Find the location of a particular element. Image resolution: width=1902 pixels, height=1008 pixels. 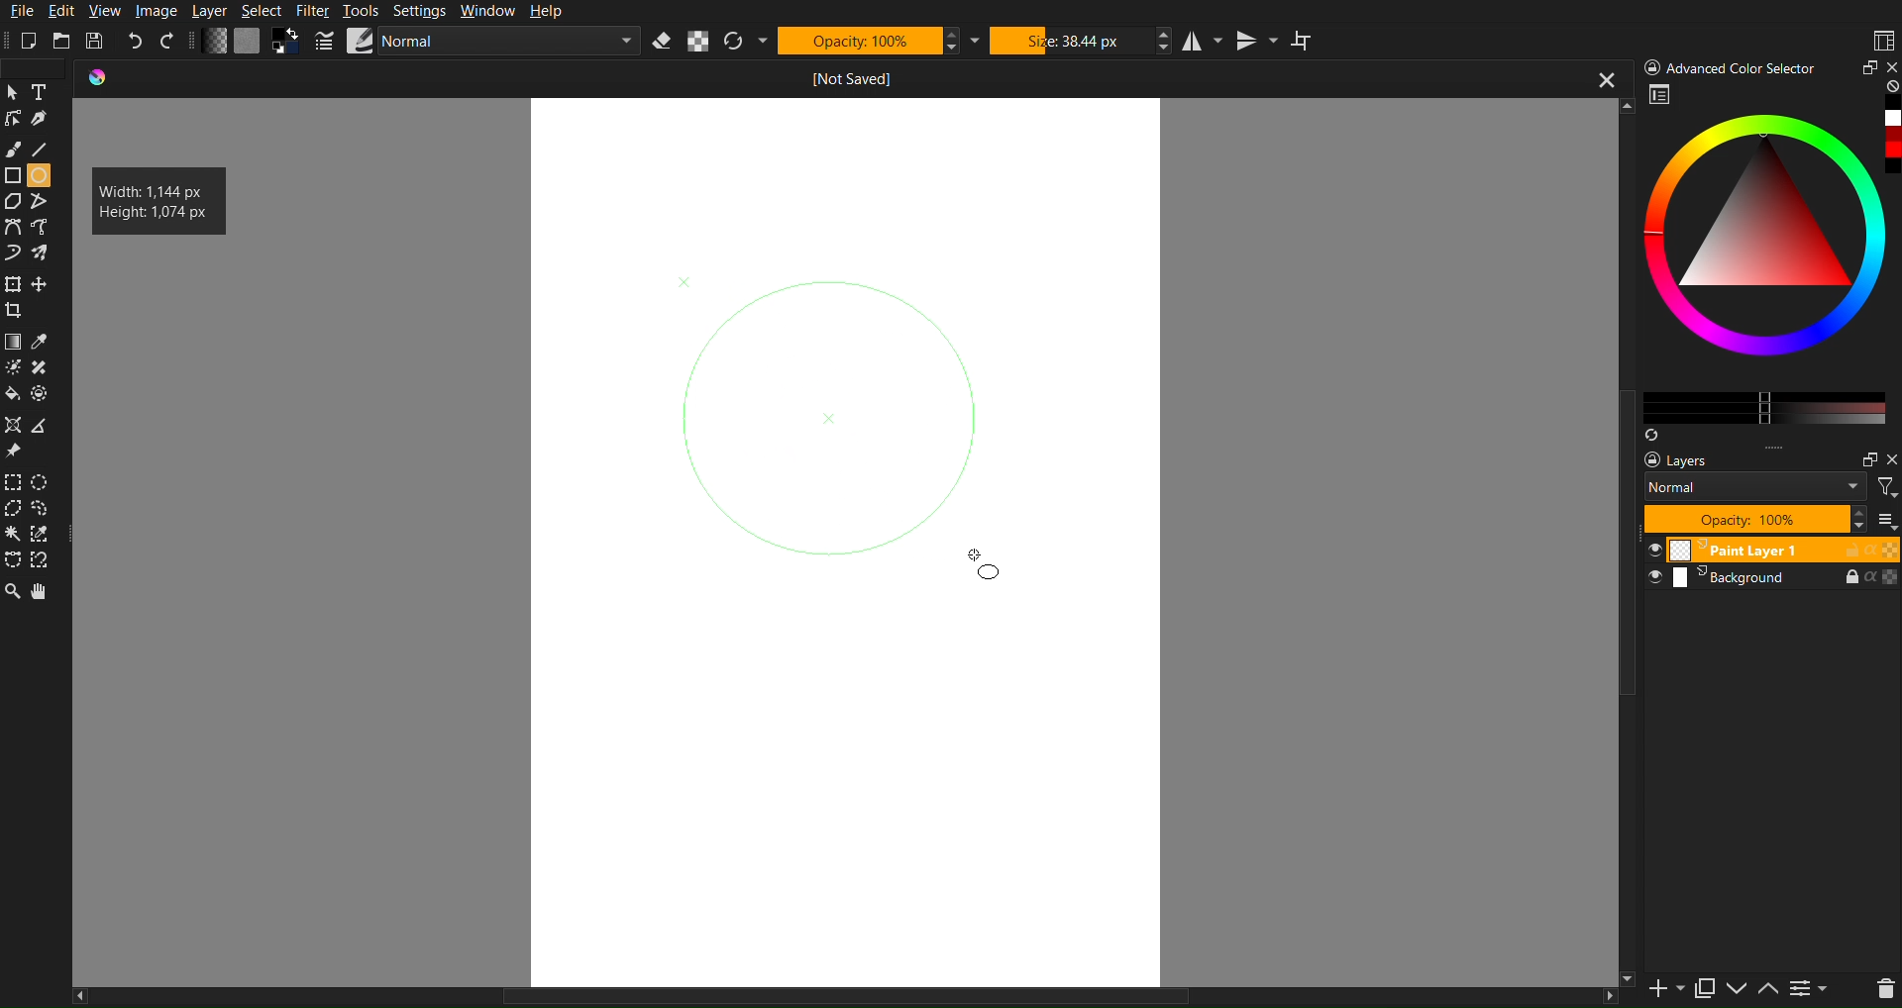

Erase is located at coordinates (660, 44).